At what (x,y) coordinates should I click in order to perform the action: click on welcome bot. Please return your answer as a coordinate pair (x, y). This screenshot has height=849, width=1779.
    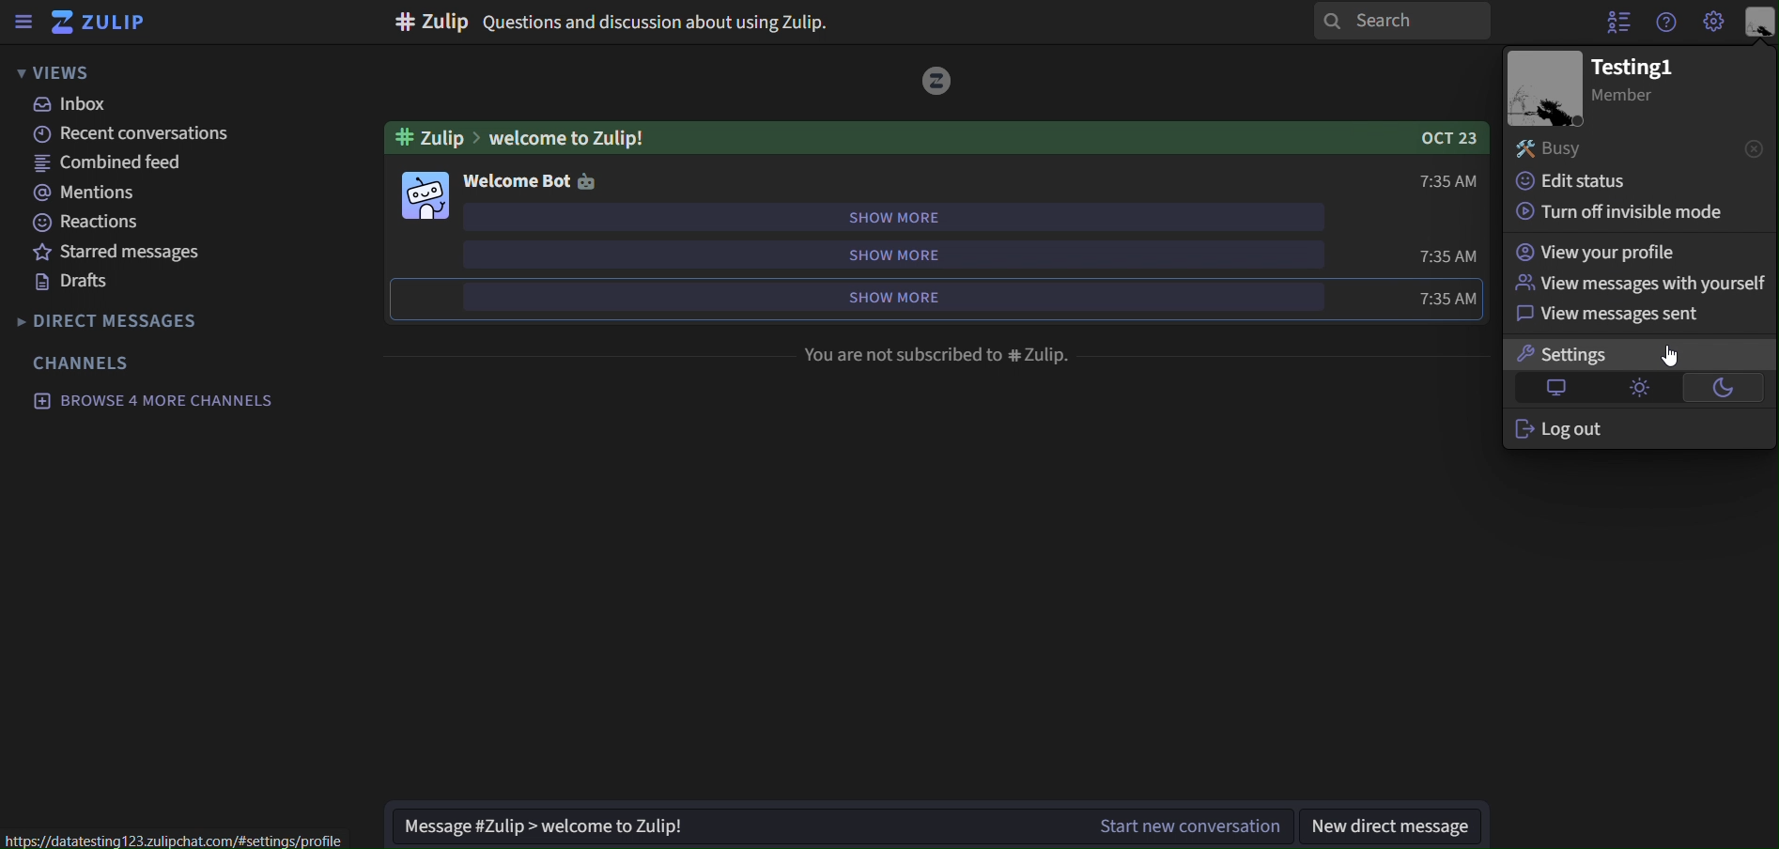
    Looking at the image, I should click on (534, 180).